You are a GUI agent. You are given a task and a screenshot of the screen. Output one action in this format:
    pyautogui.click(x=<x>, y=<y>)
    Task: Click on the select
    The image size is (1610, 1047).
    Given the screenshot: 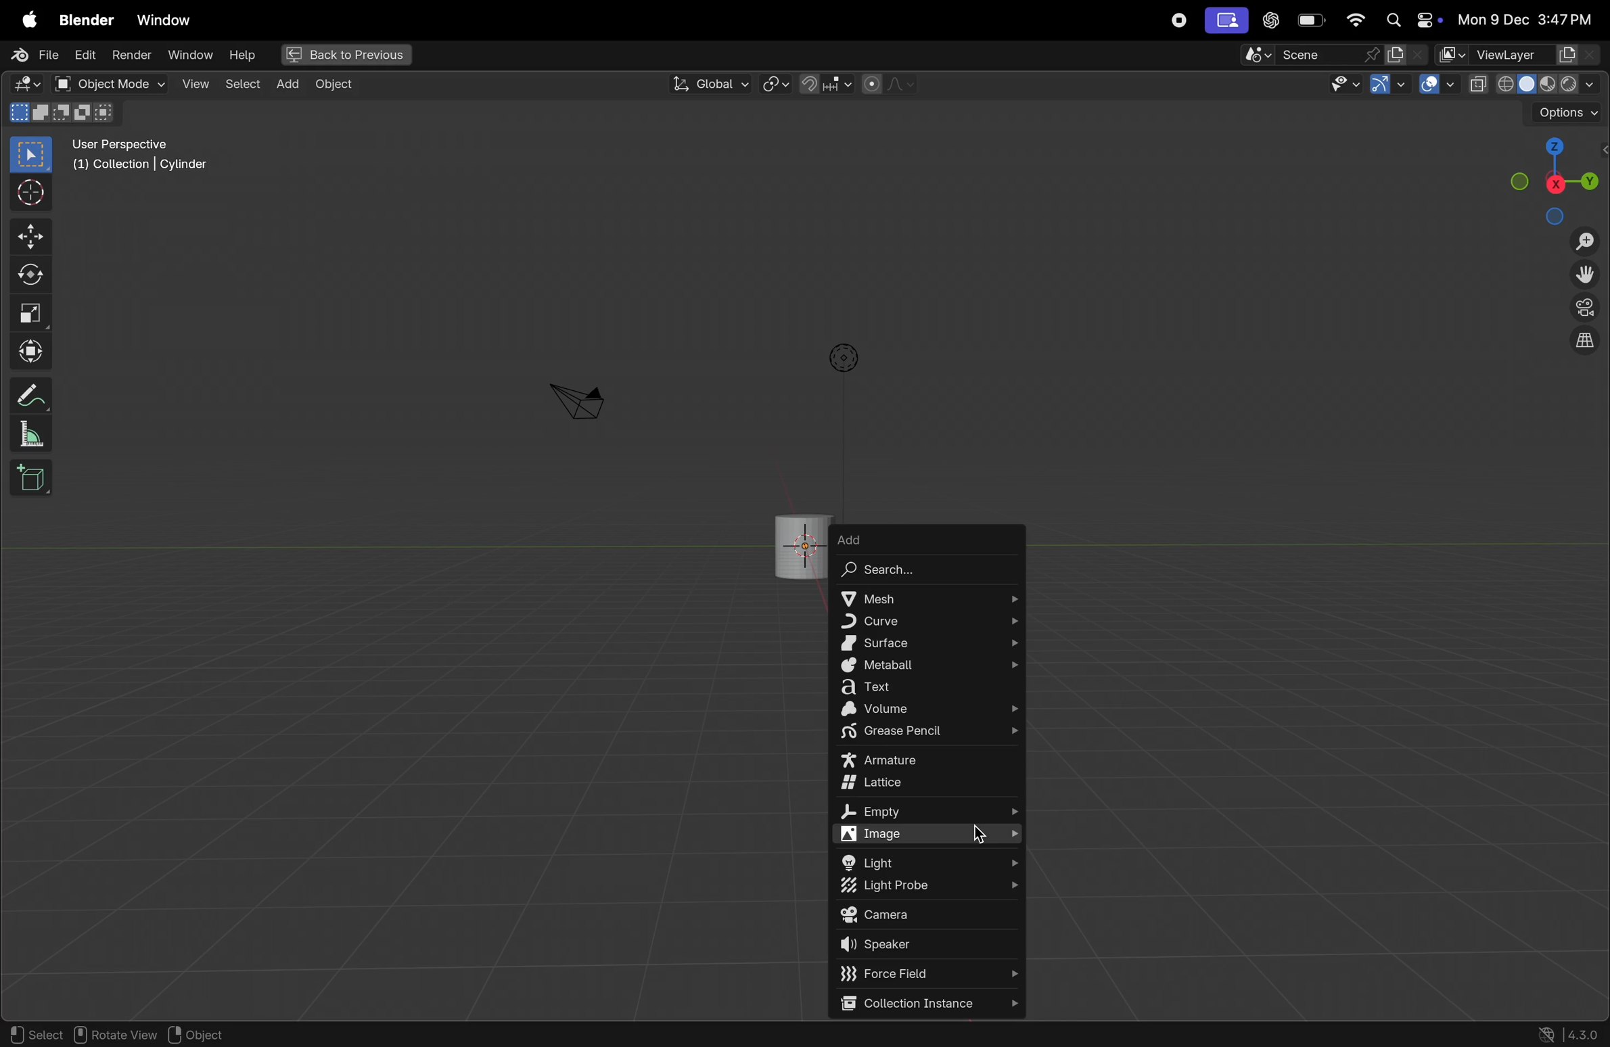 What is the action you would take?
    pyautogui.click(x=34, y=1034)
    